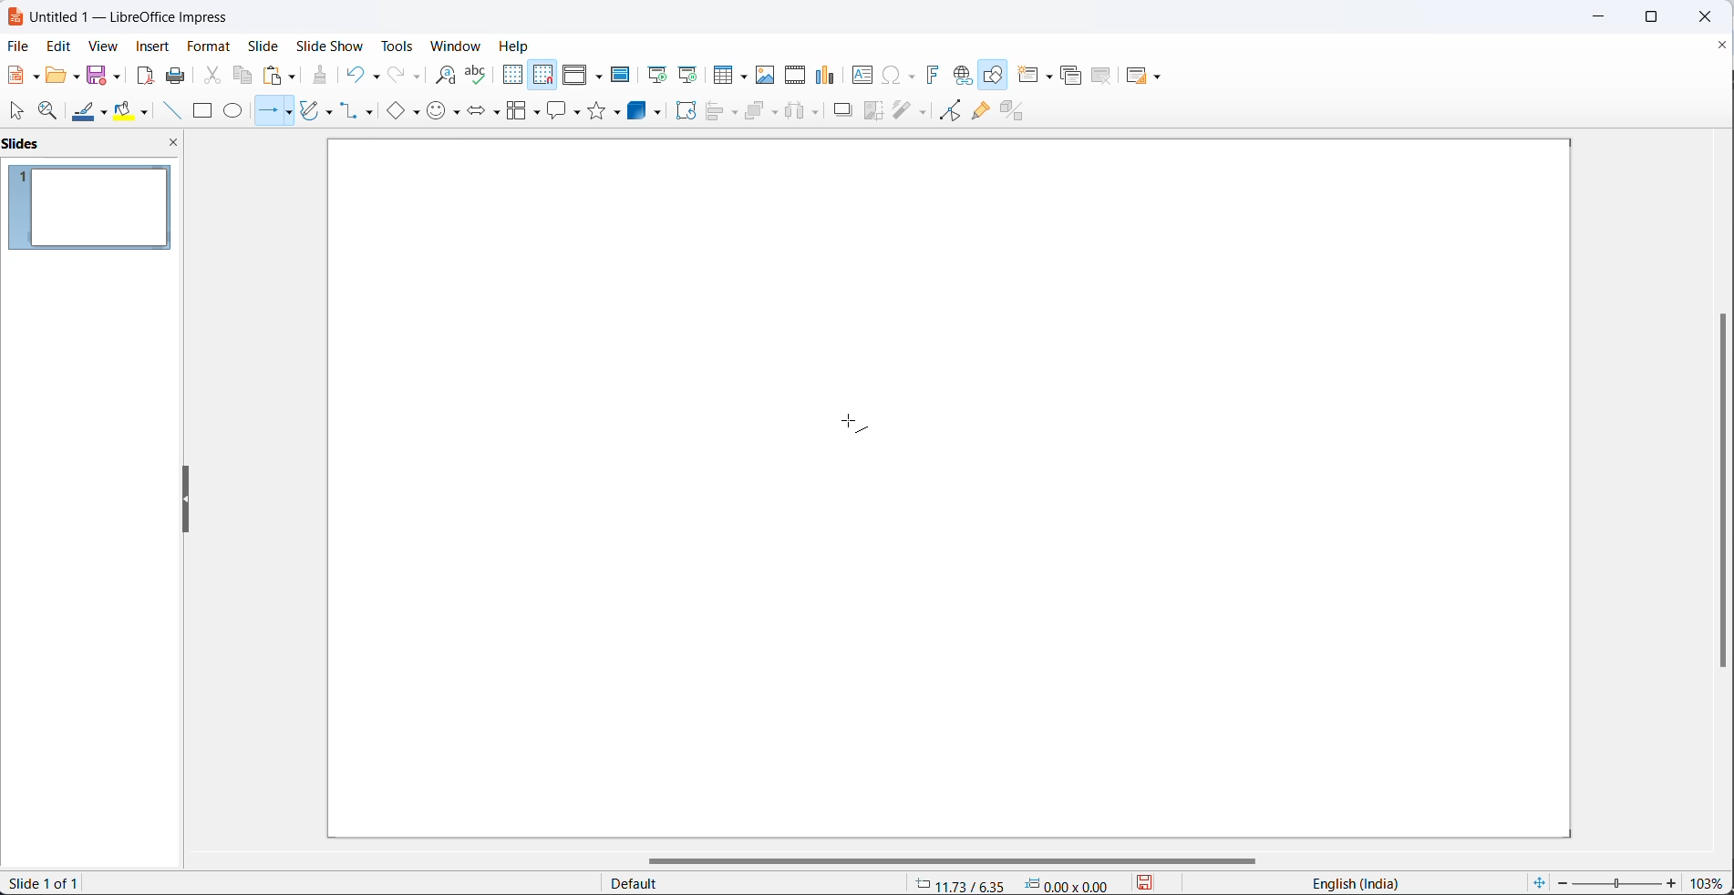  What do you see at coordinates (60, 74) in the screenshot?
I see `open options` at bounding box center [60, 74].